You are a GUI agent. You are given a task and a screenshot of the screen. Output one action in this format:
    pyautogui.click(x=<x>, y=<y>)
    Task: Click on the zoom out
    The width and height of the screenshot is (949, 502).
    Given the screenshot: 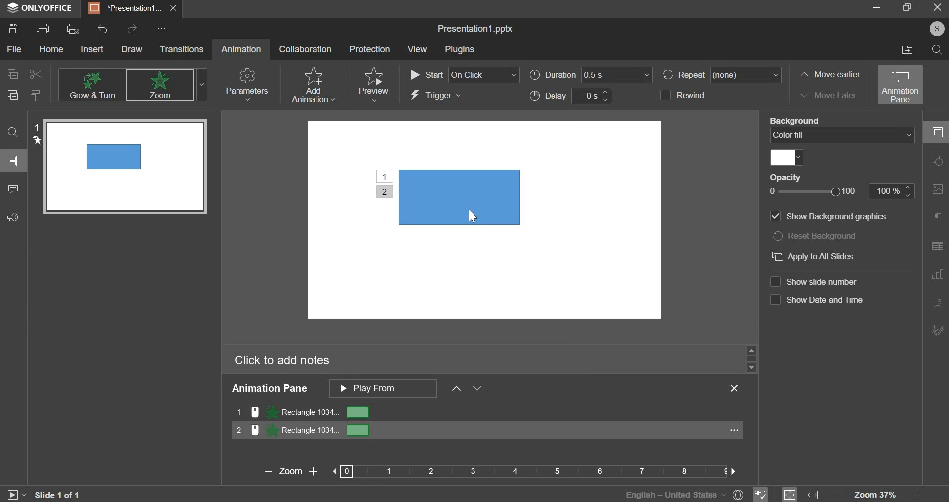 What is the action you would take?
    pyautogui.click(x=836, y=493)
    